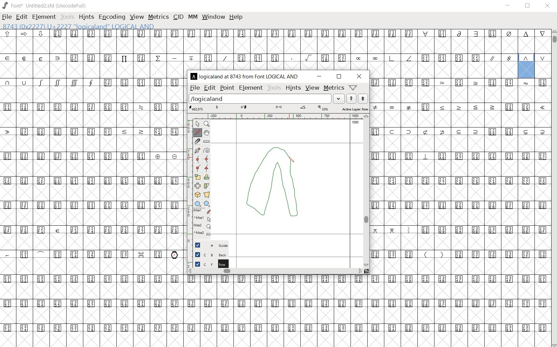 The image size is (557, 347). What do you see at coordinates (197, 133) in the screenshot?
I see `draw a freehand curve` at bounding box center [197, 133].